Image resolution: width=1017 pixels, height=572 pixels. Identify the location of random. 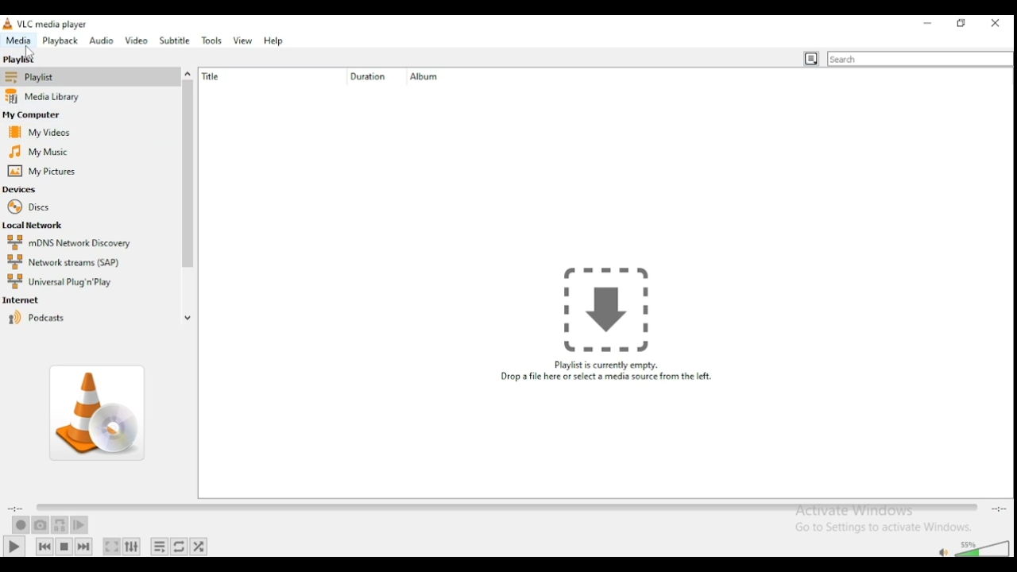
(199, 546).